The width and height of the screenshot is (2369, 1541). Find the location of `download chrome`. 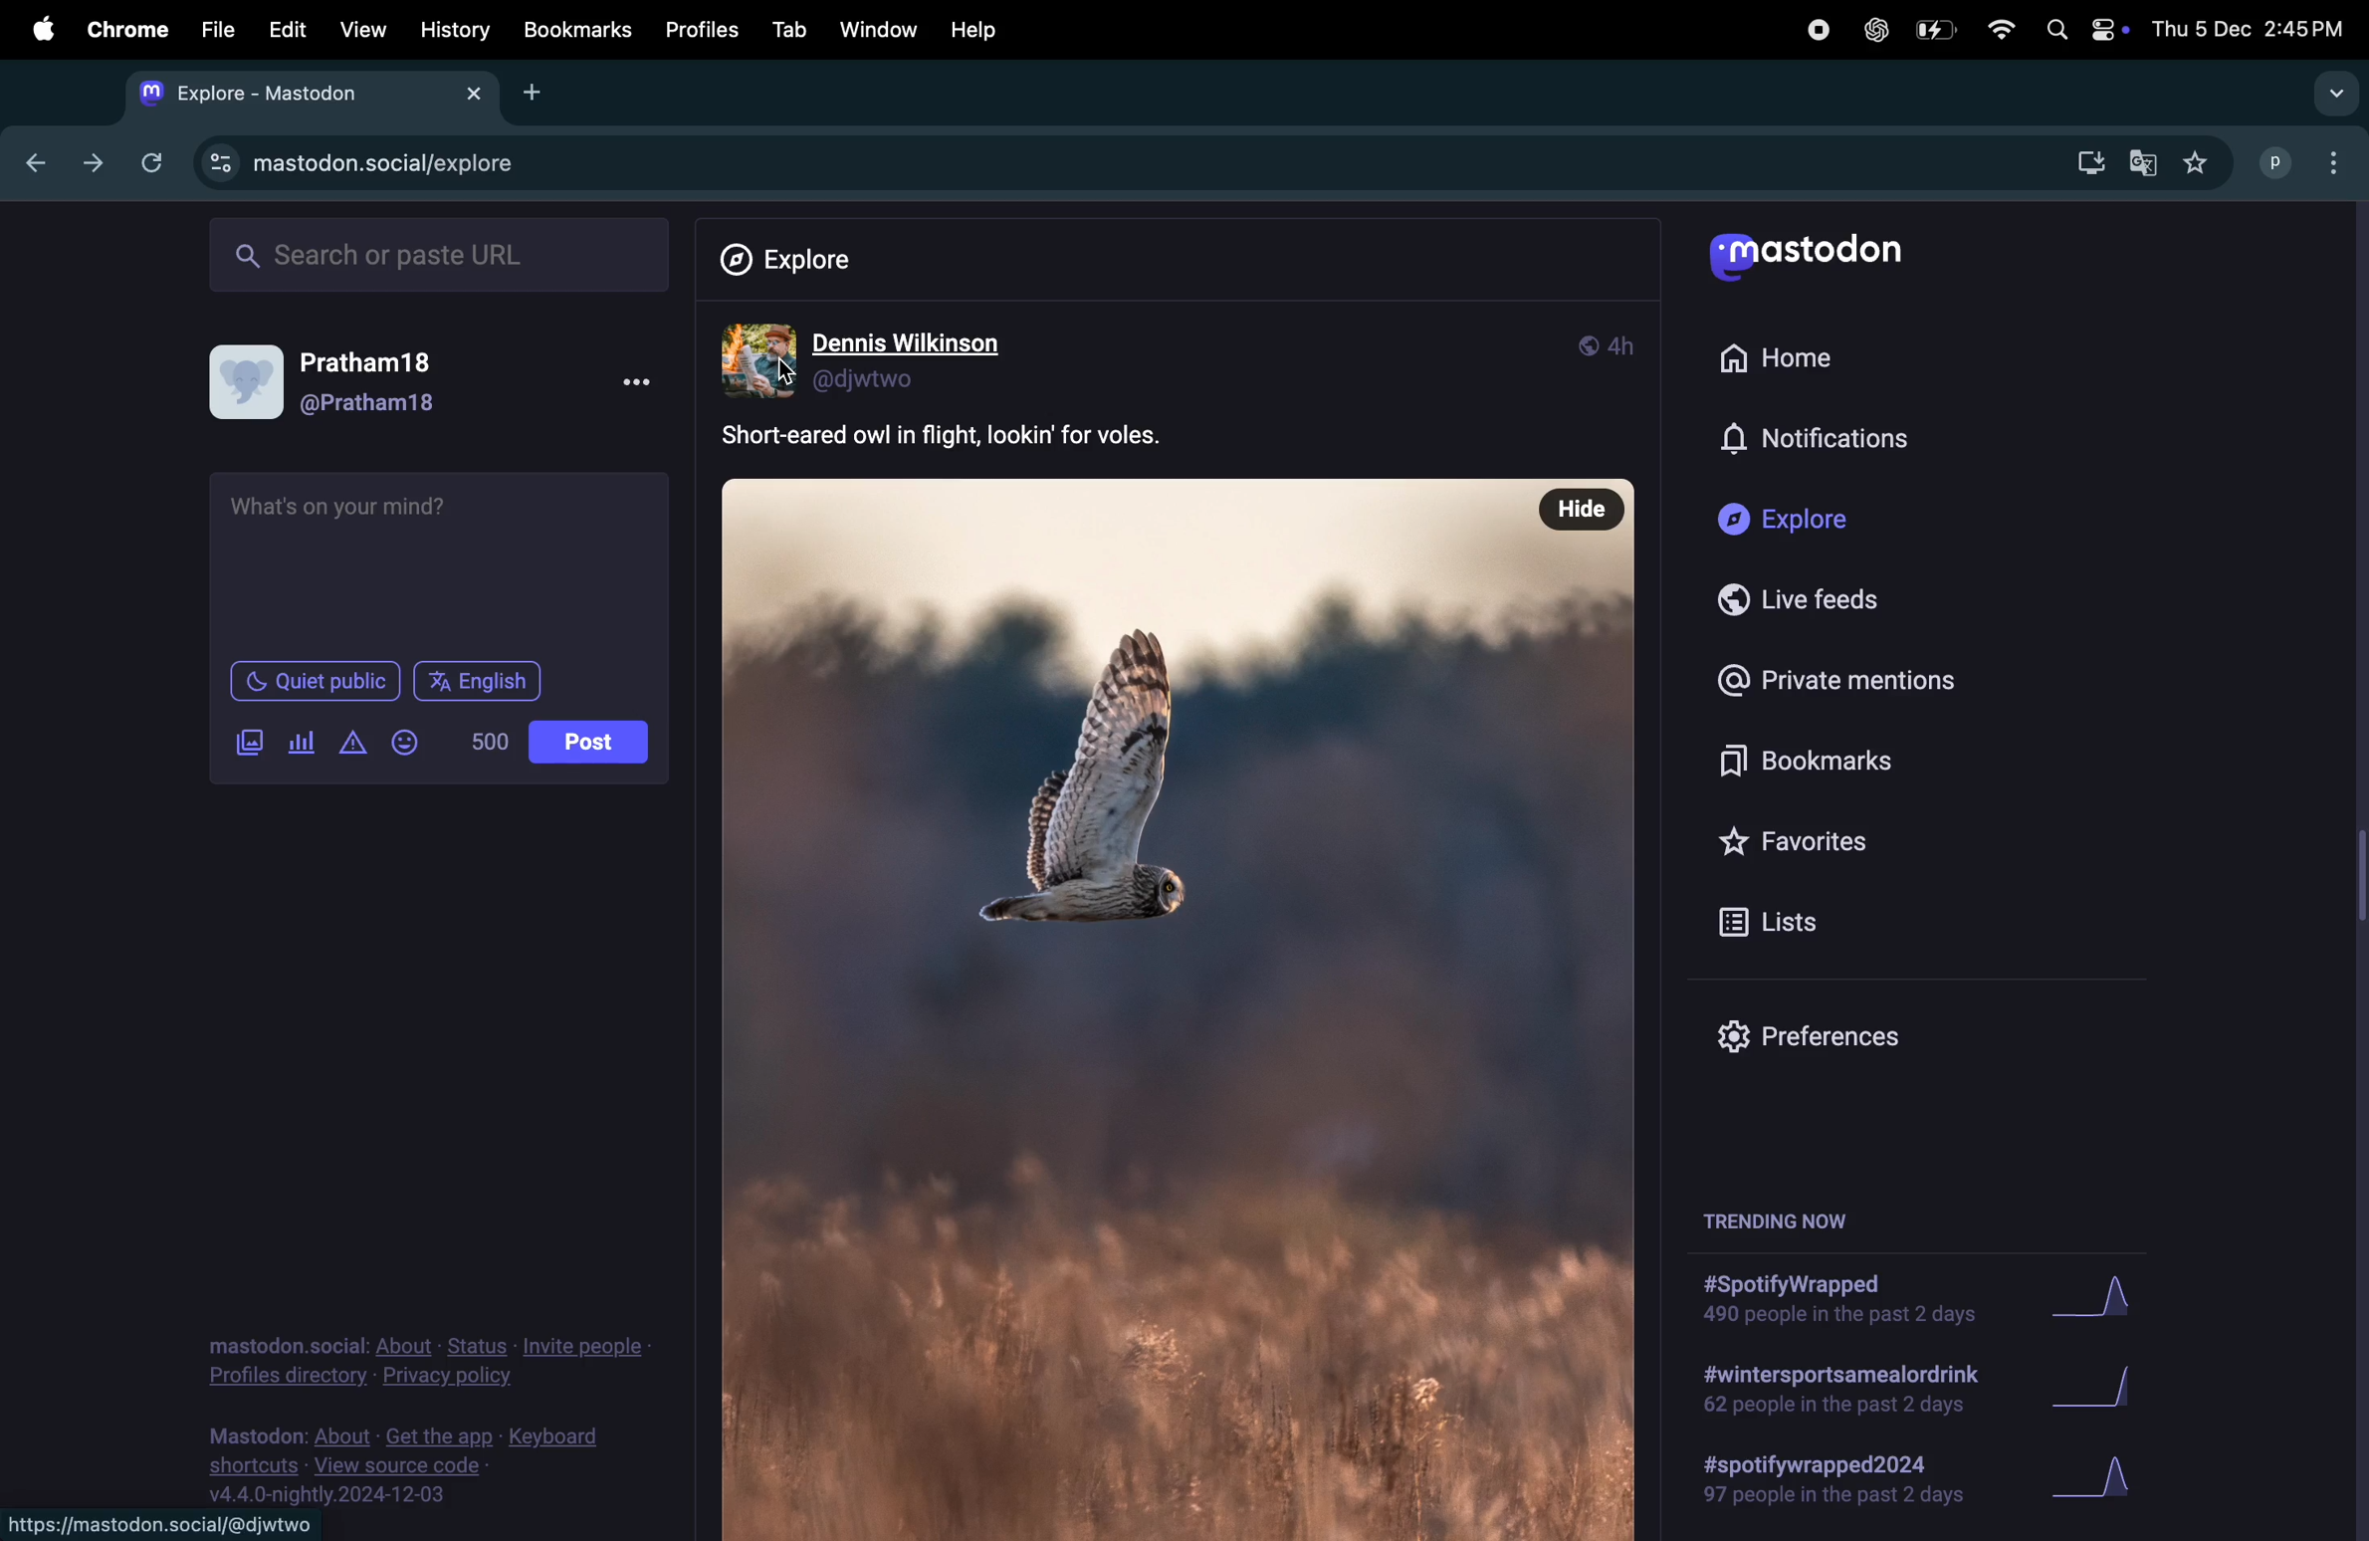

download chrome is located at coordinates (2083, 163).